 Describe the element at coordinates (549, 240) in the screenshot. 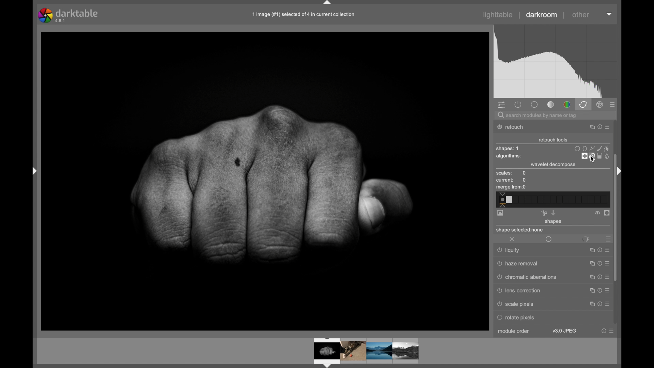

I see `uniformly` at that location.